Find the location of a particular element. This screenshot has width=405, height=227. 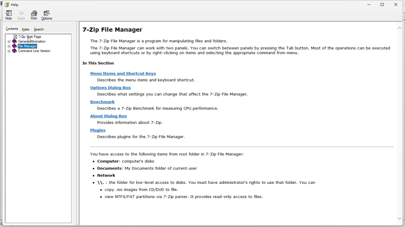

menu items and shortcut keys is located at coordinates (122, 73).